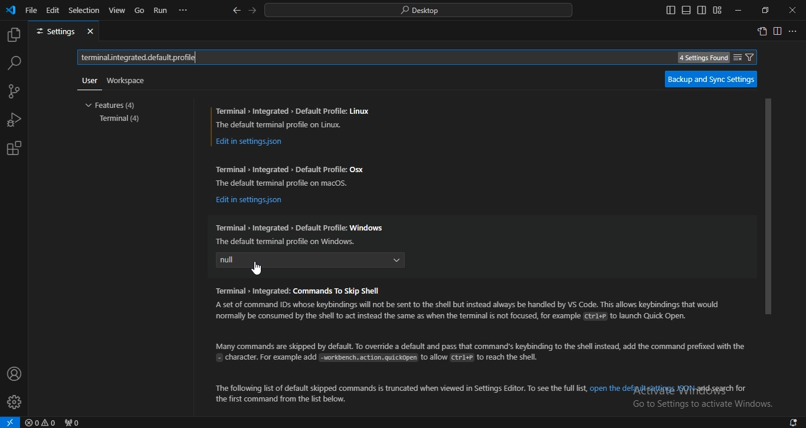 The height and width of the screenshot is (428, 806). Describe the element at coordinates (15, 148) in the screenshot. I see `extension` at that location.